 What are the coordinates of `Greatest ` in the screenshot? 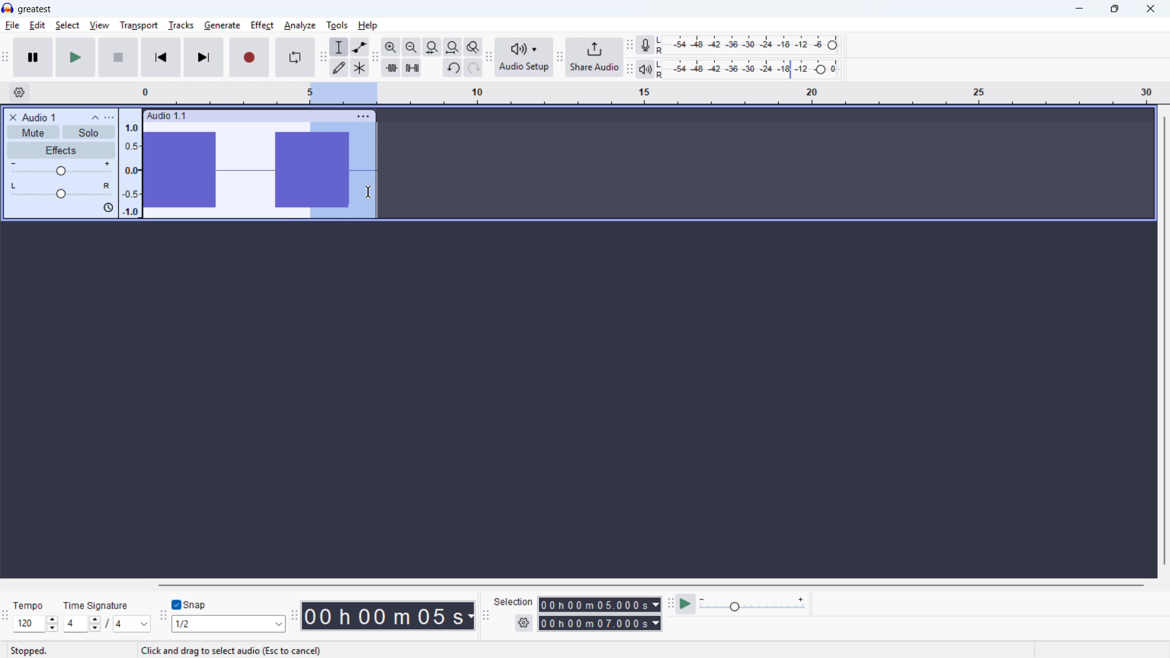 It's located at (34, 10).